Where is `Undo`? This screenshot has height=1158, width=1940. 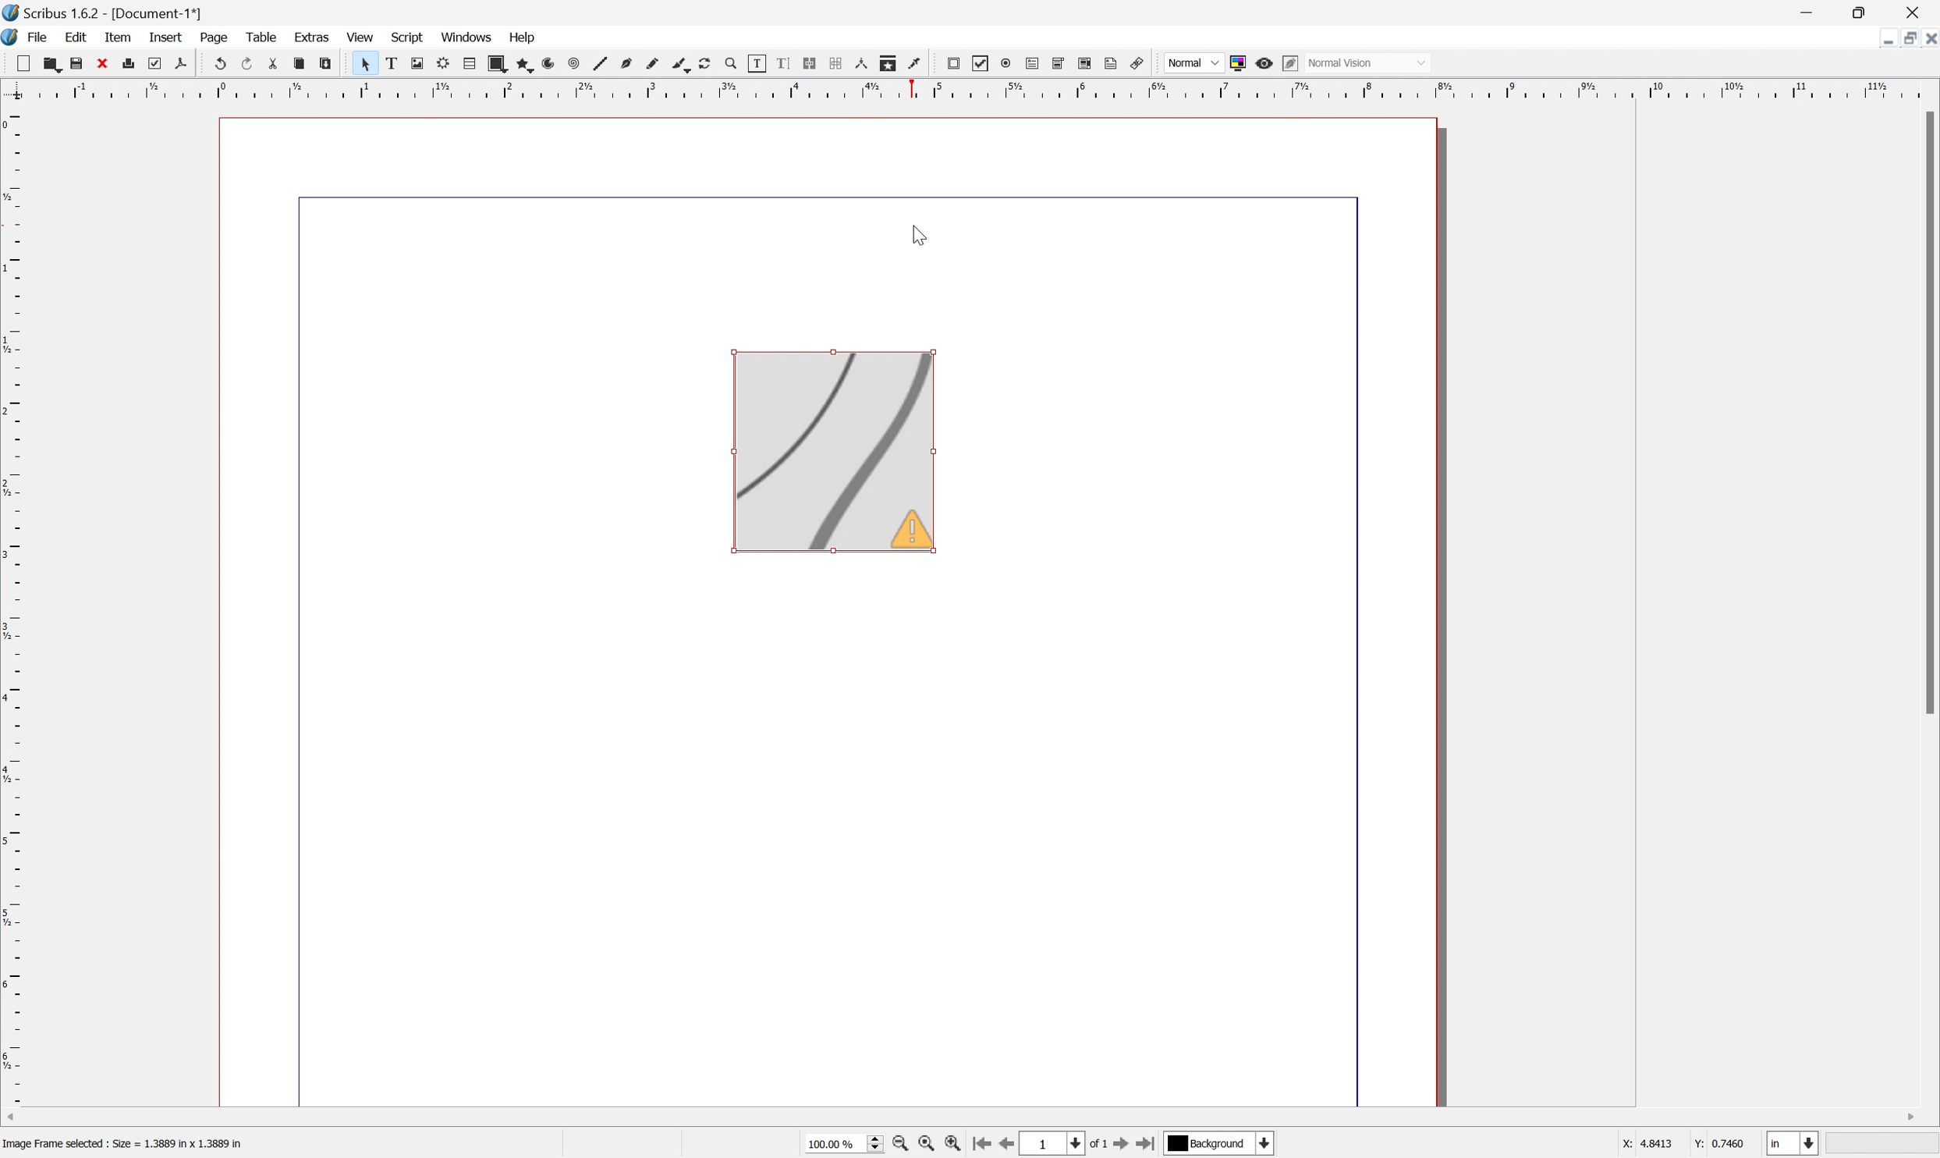 Undo is located at coordinates (222, 62).